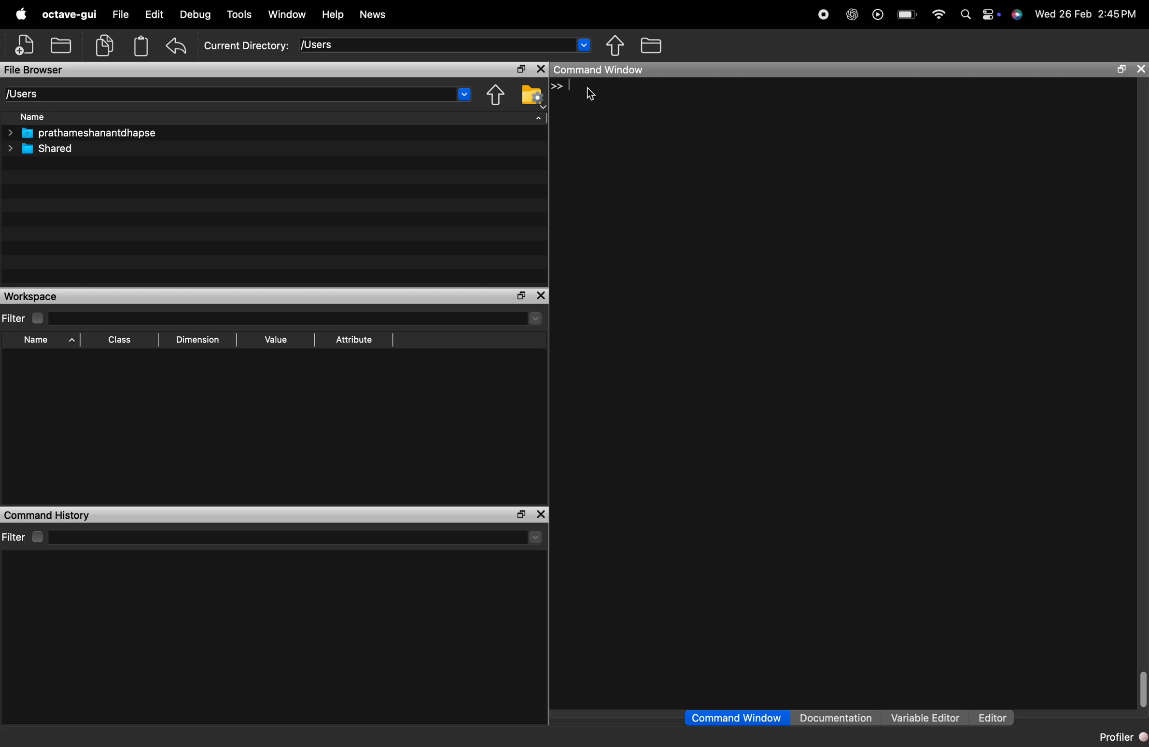  Describe the element at coordinates (589, 97) in the screenshot. I see `cursor` at that location.